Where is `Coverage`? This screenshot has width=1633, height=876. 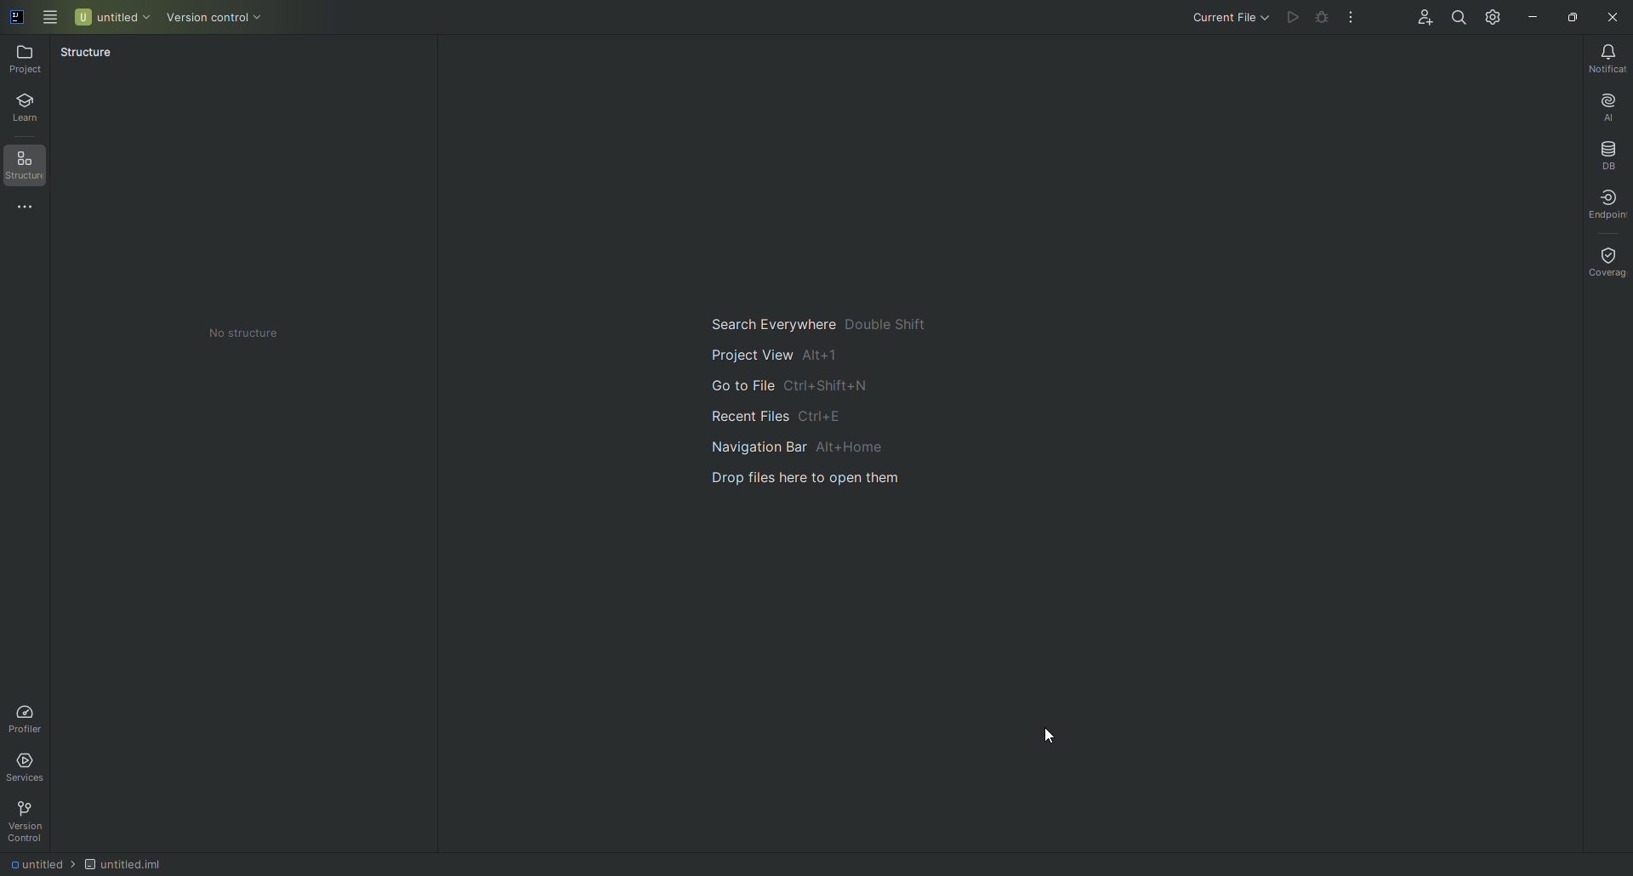
Coverage is located at coordinates (1605, 263).